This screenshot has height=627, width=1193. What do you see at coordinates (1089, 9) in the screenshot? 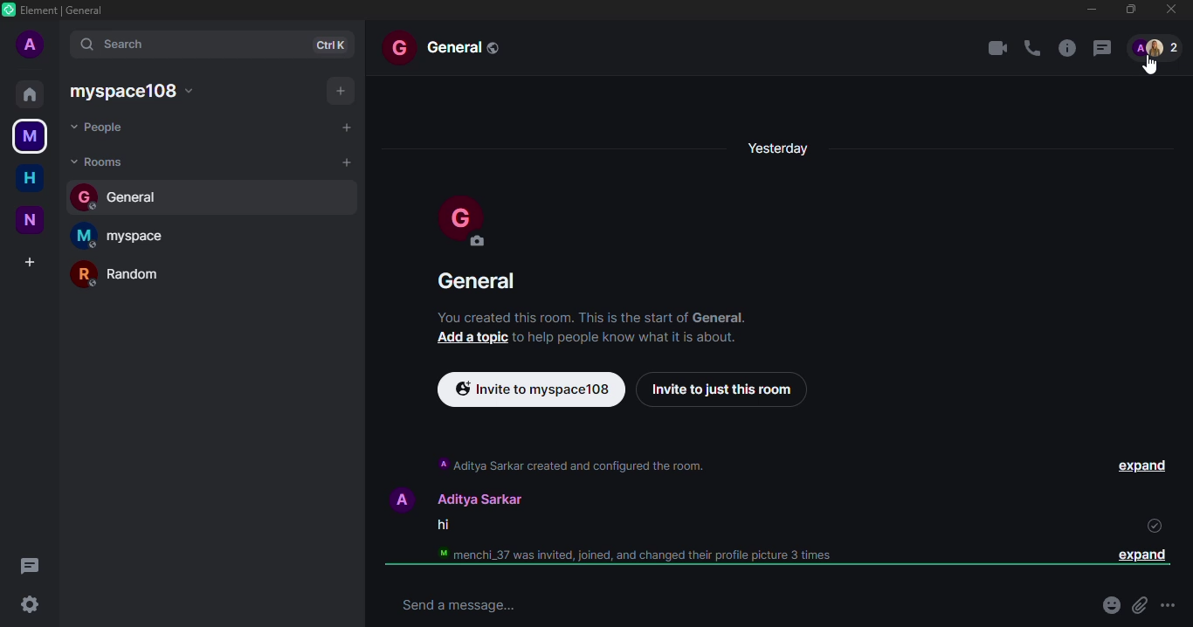
I see `minimize` at bounding box center [1089, 9].